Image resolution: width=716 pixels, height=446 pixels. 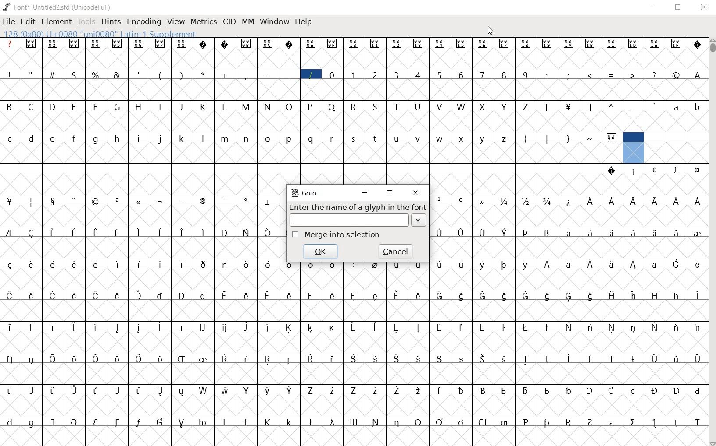 I want to click on mm, so click(x=248, y=22).